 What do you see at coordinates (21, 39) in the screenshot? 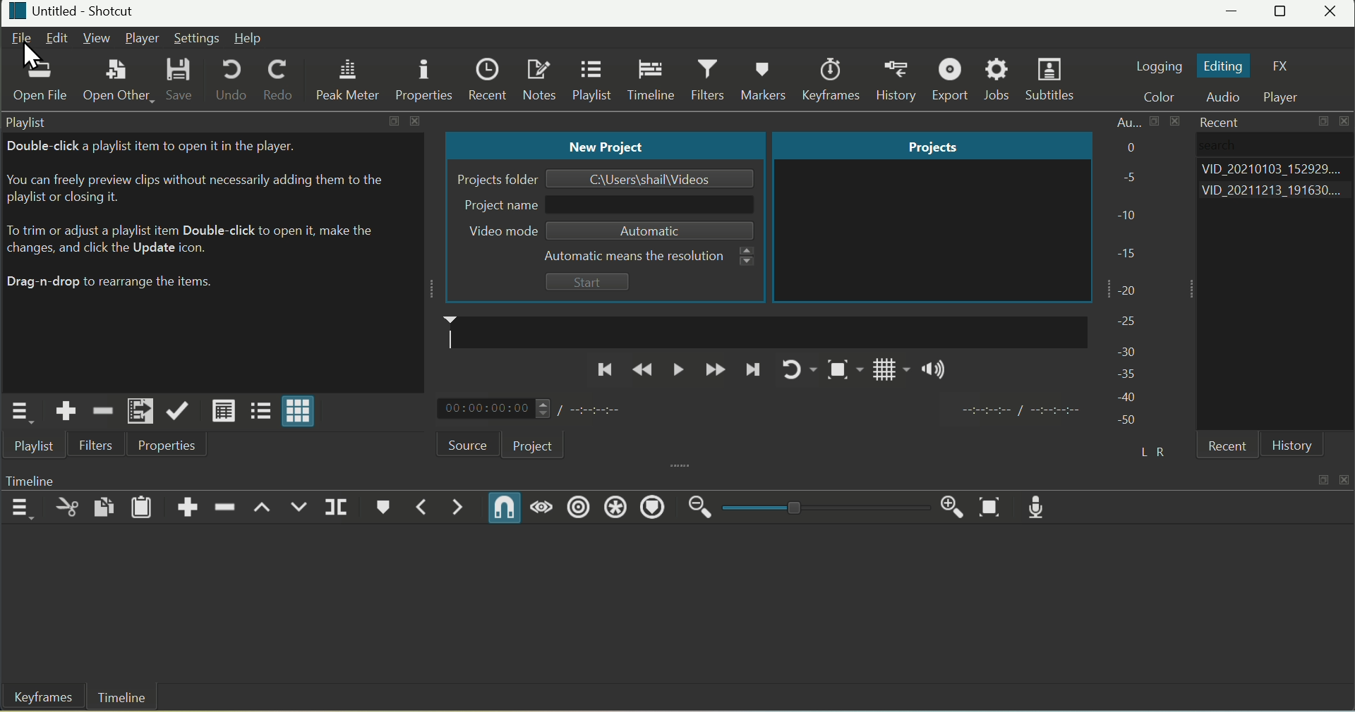
I see `File` at bounding box center [21, 39].